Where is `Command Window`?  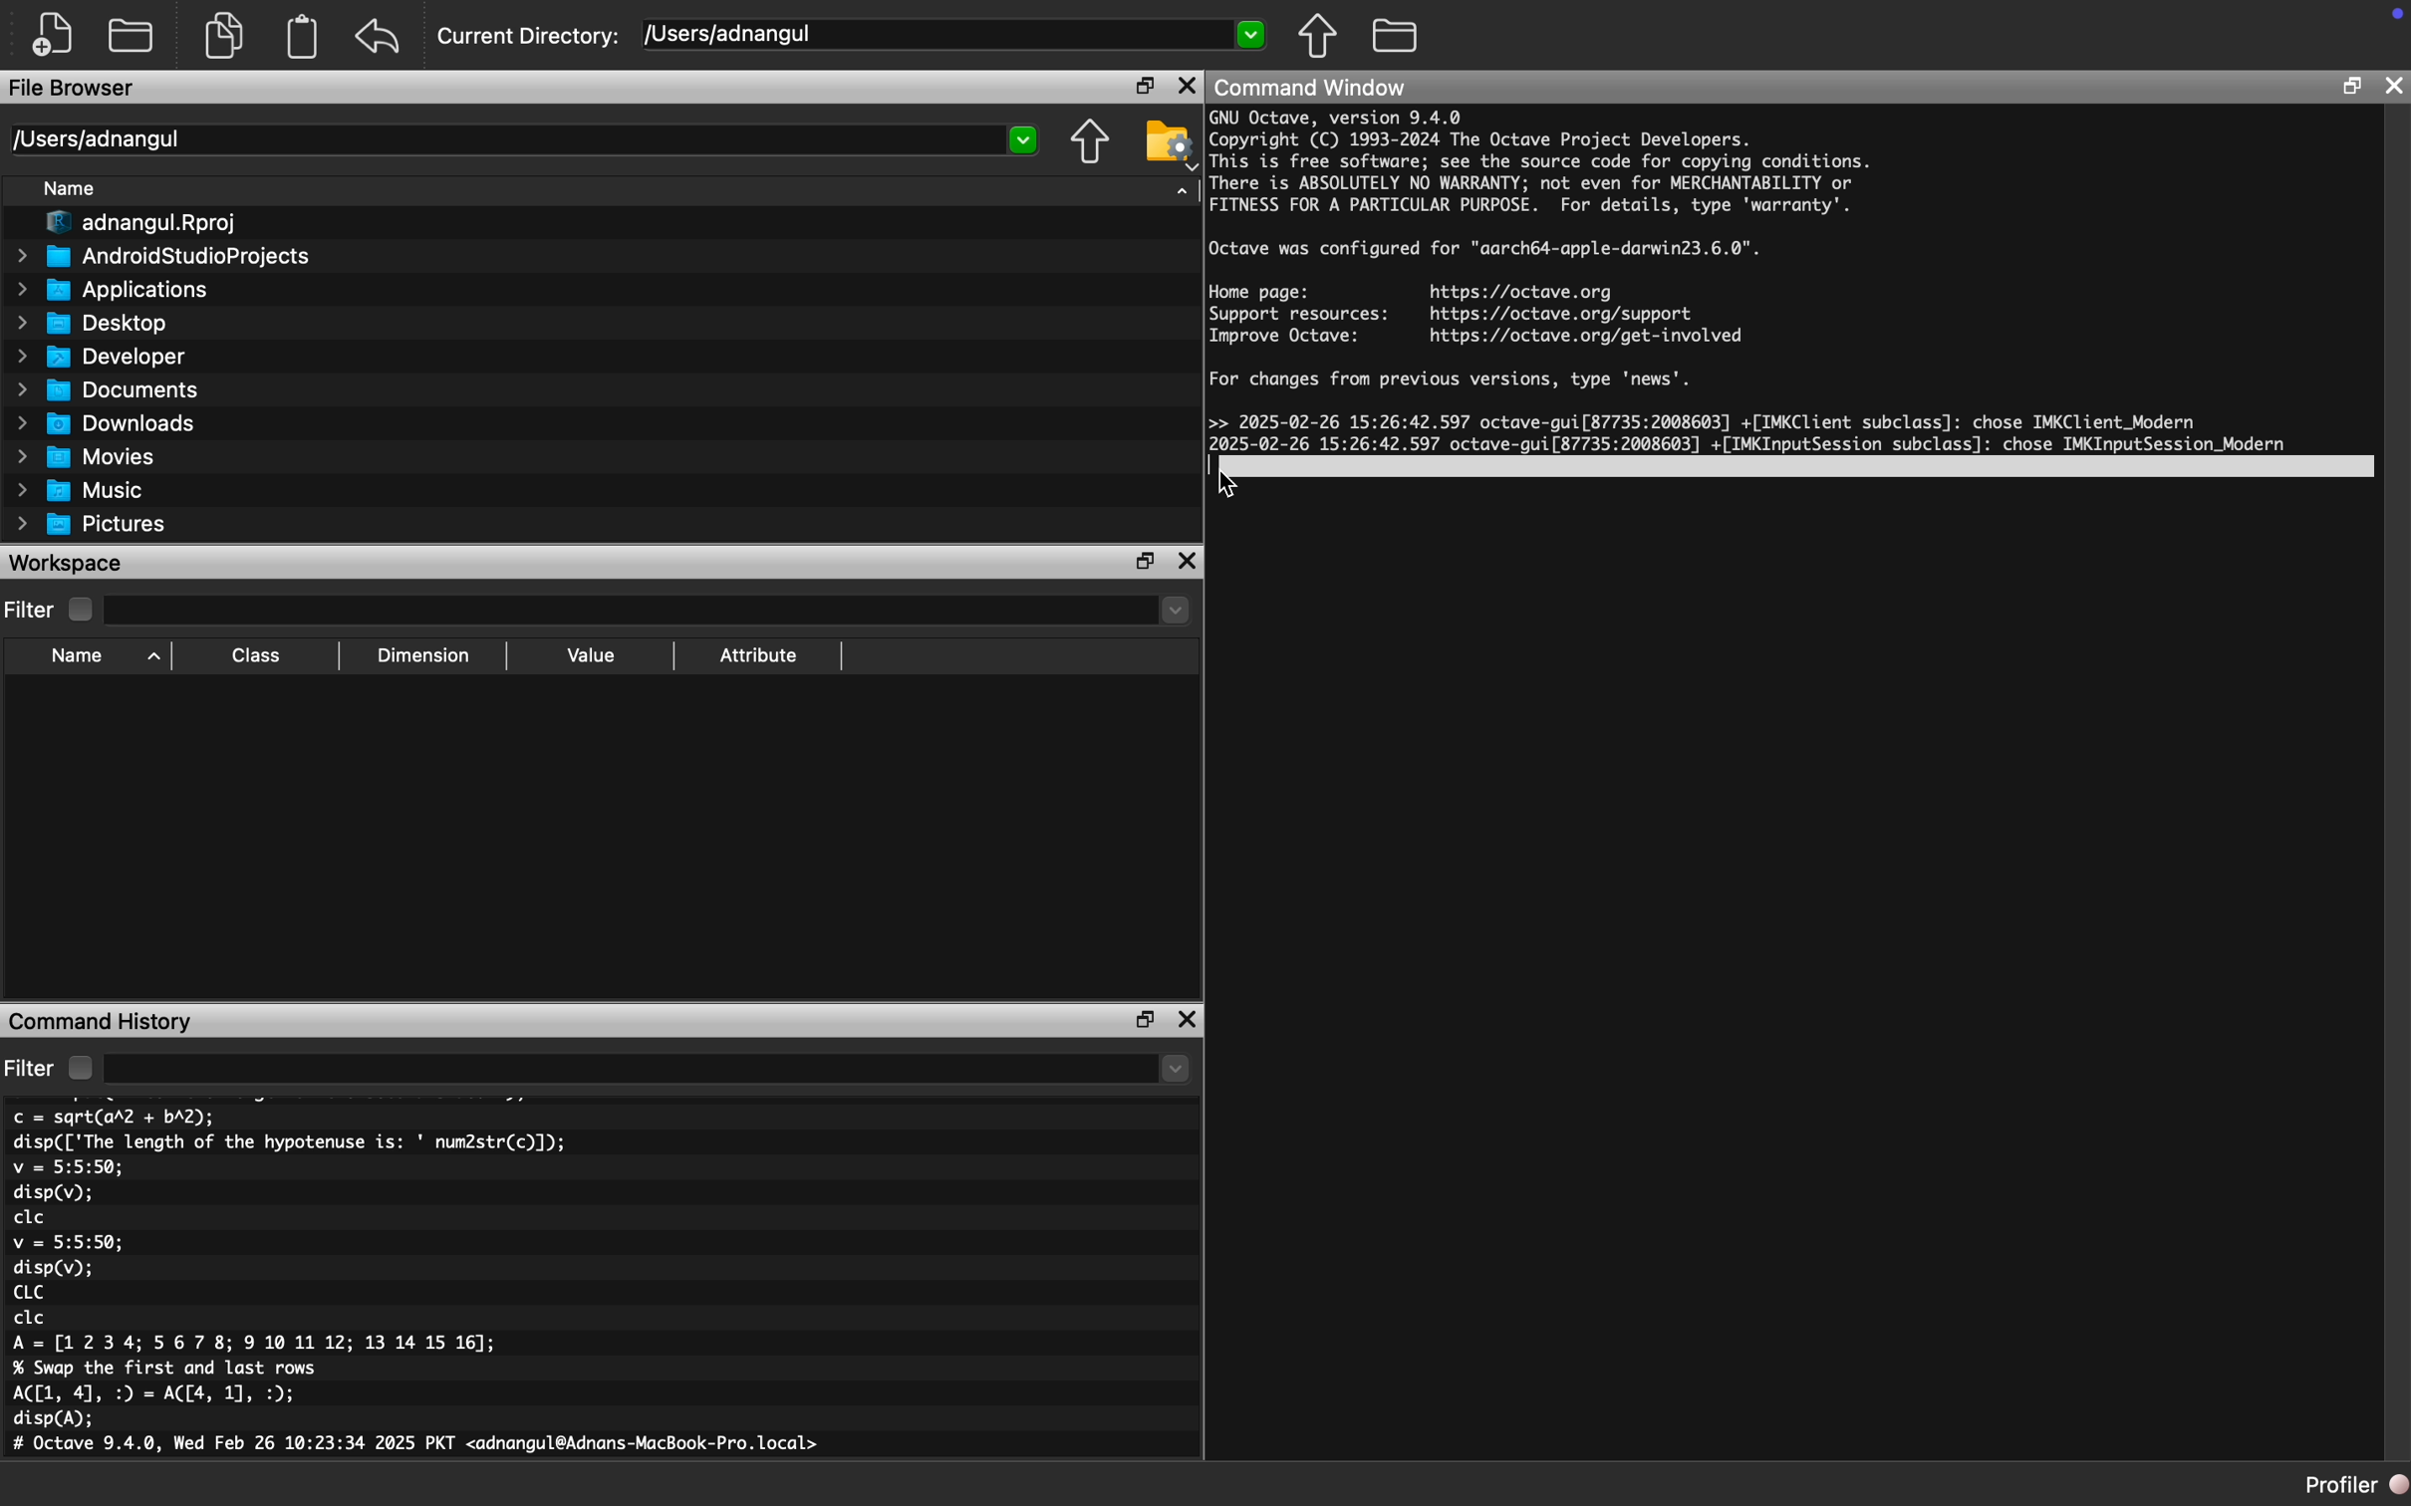 Command Window is located at coordinates (1310, 87).